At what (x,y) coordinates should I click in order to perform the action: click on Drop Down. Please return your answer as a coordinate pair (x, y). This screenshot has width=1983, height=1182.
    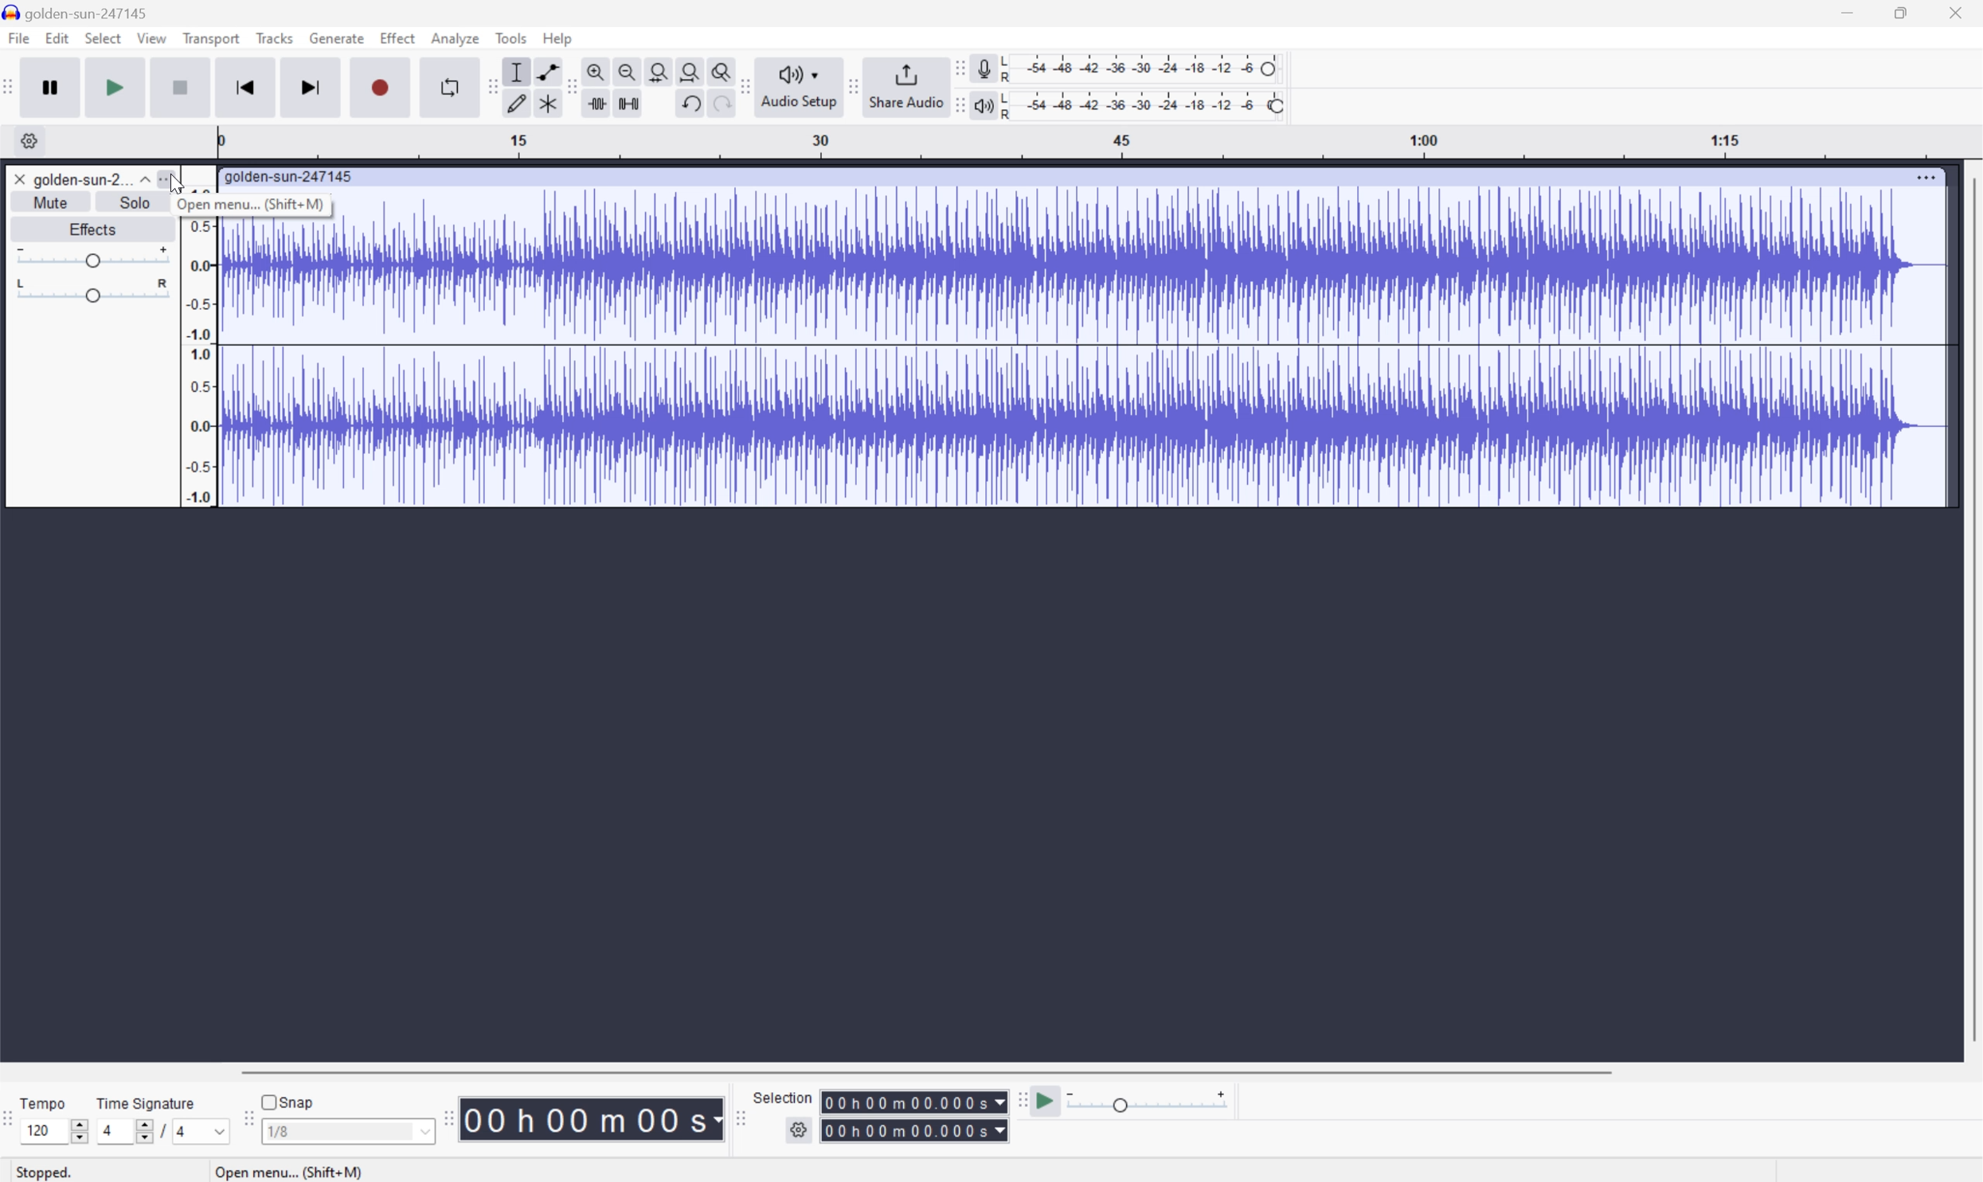
    Looking at the image, I should click on (143, 179).